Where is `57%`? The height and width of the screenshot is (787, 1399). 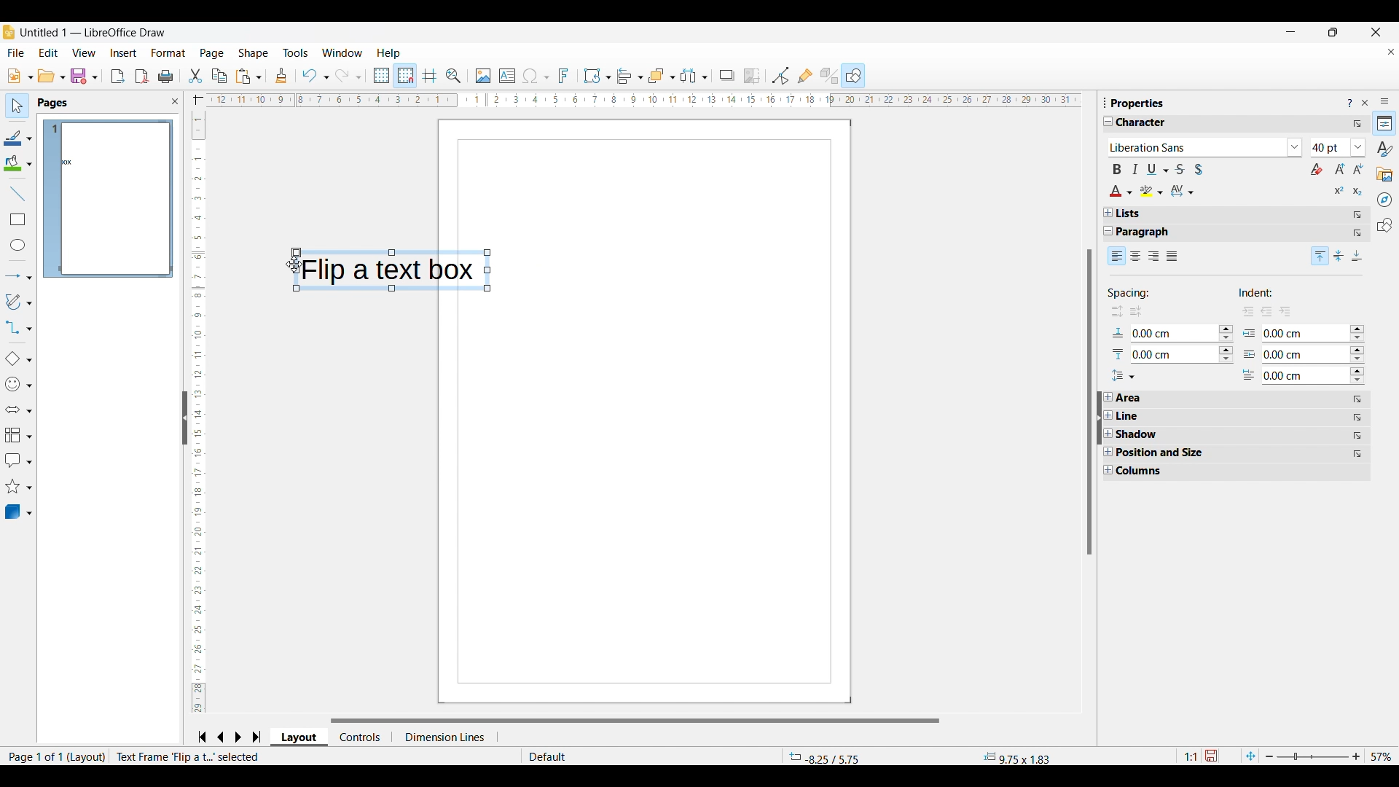 57% is located at coordinates (1382, 756).